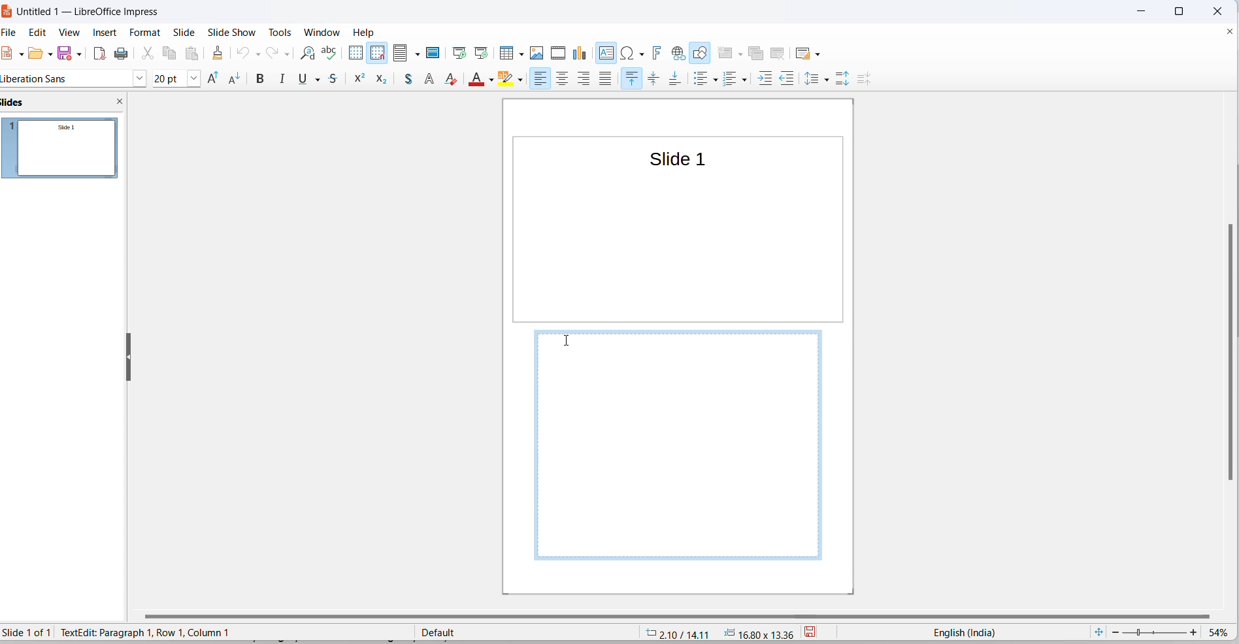 The image size is (1239, 644). I want to click on text language, so click(965, 632).